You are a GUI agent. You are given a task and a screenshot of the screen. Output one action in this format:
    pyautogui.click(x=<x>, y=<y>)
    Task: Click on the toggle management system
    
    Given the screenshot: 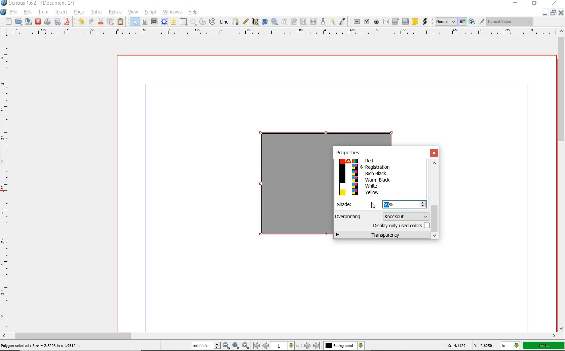 What is the action you would take?
    pyautogui.click(x=462, y=22)
    